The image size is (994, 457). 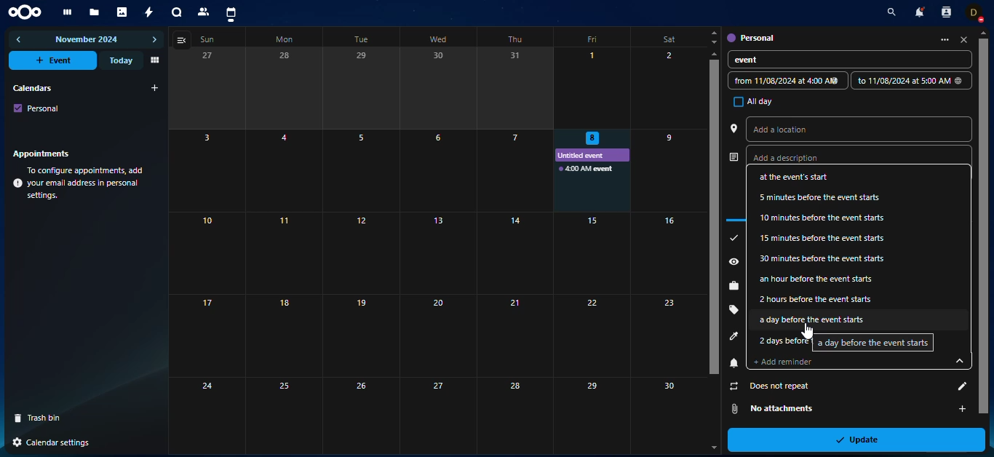 I want to click on confirm, so click(x=733, y=238).